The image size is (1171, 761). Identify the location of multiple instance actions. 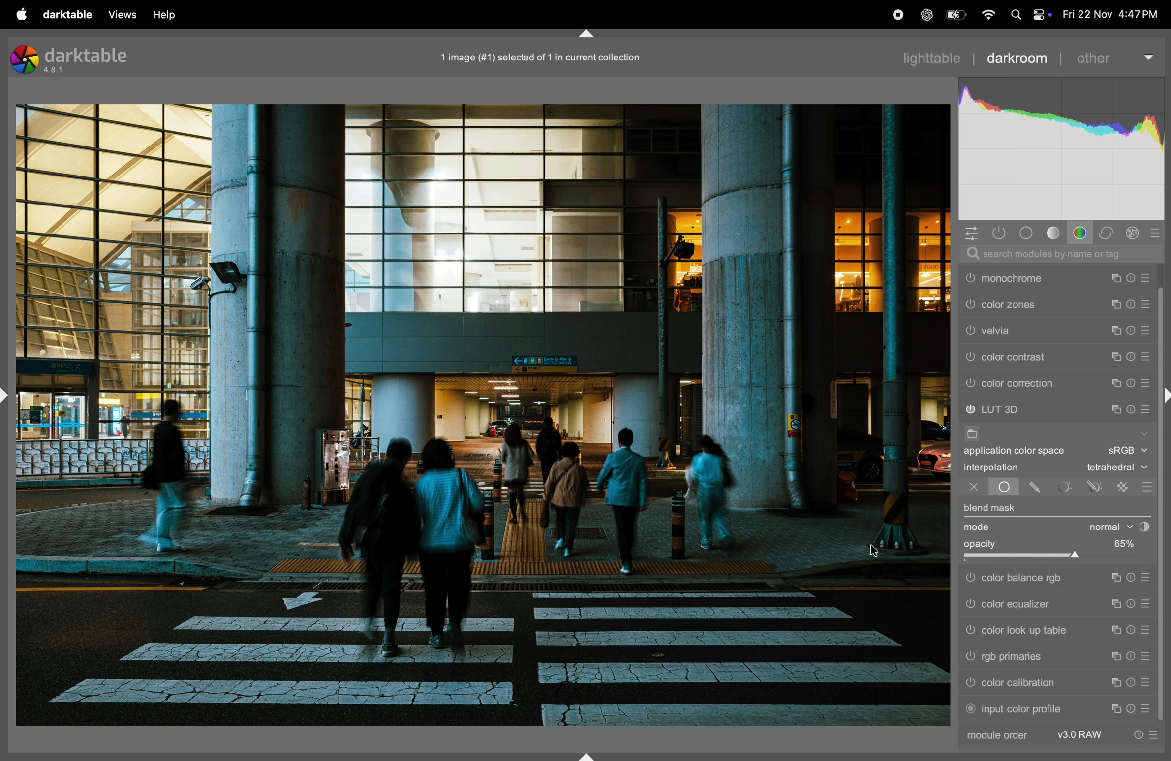
(1117, 604).